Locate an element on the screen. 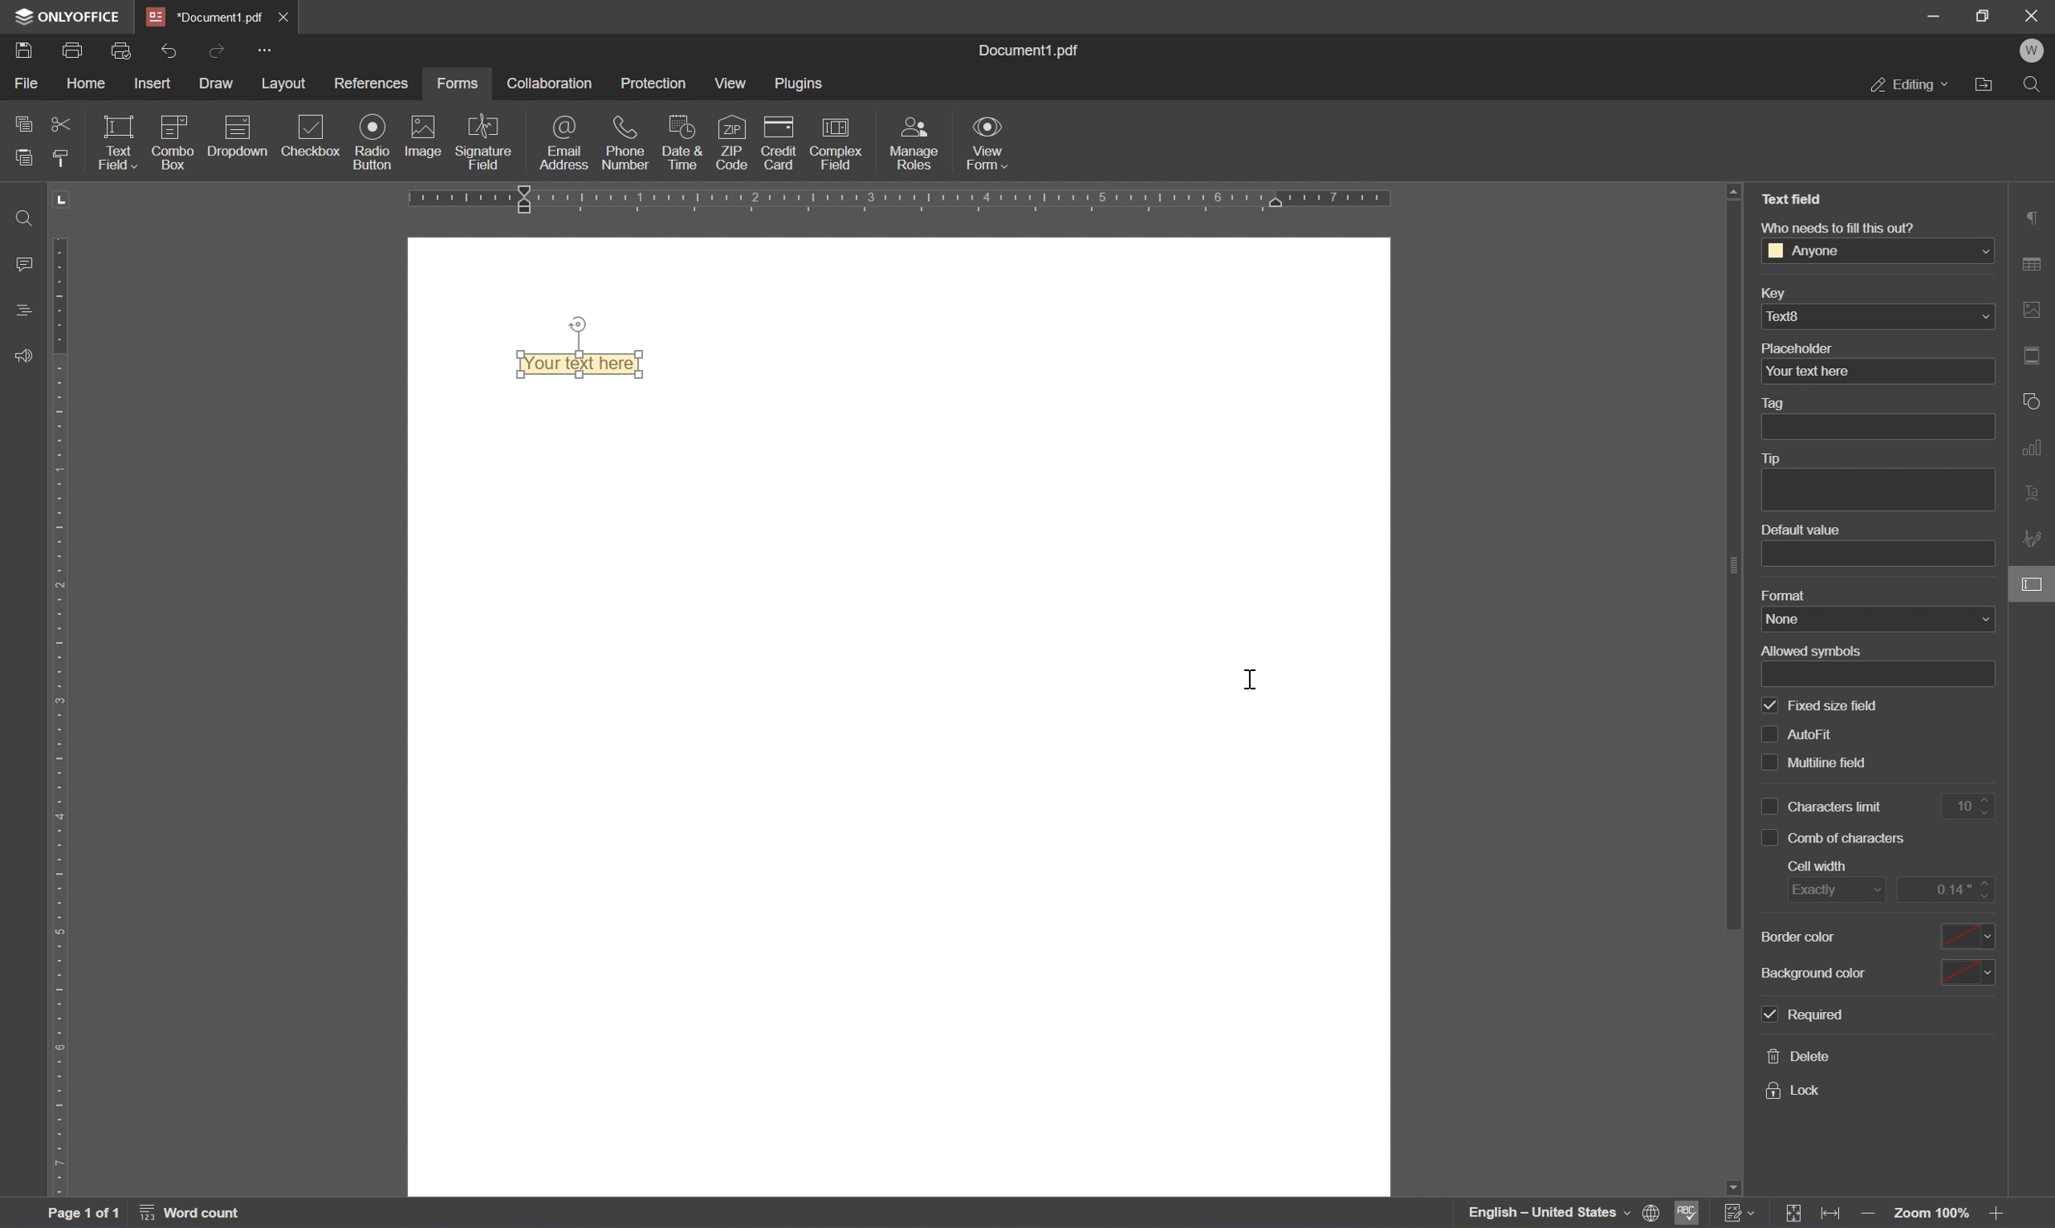 Image resolution: width=2055 pixels, height=1228 pixels. restore down is located at coordinates (1981, 16).